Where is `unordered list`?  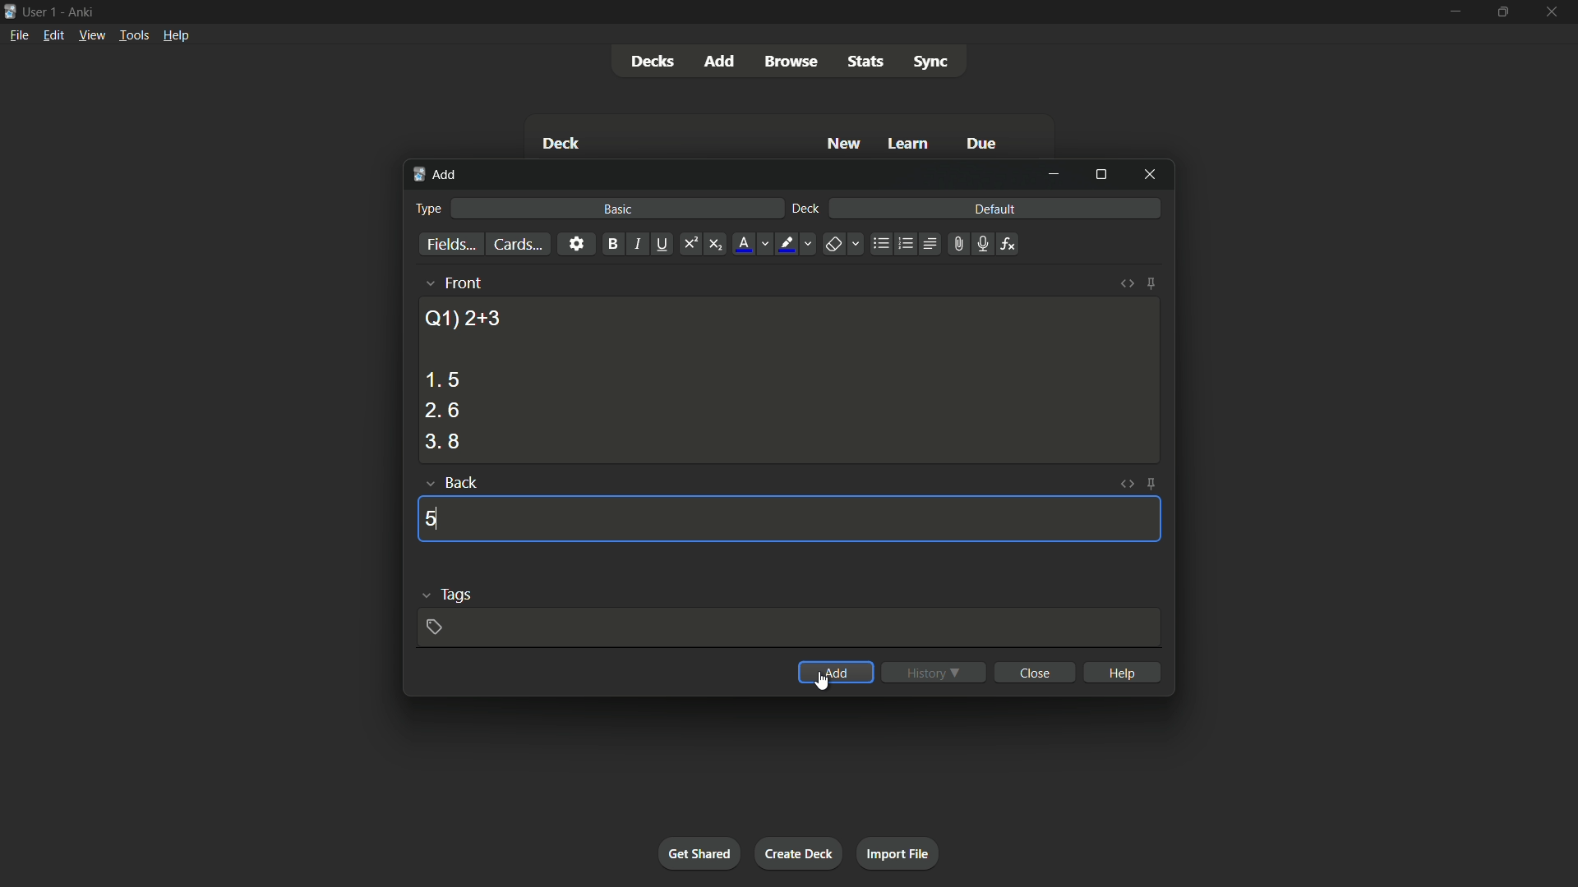 unordered list is located at coordinates (880, 244).